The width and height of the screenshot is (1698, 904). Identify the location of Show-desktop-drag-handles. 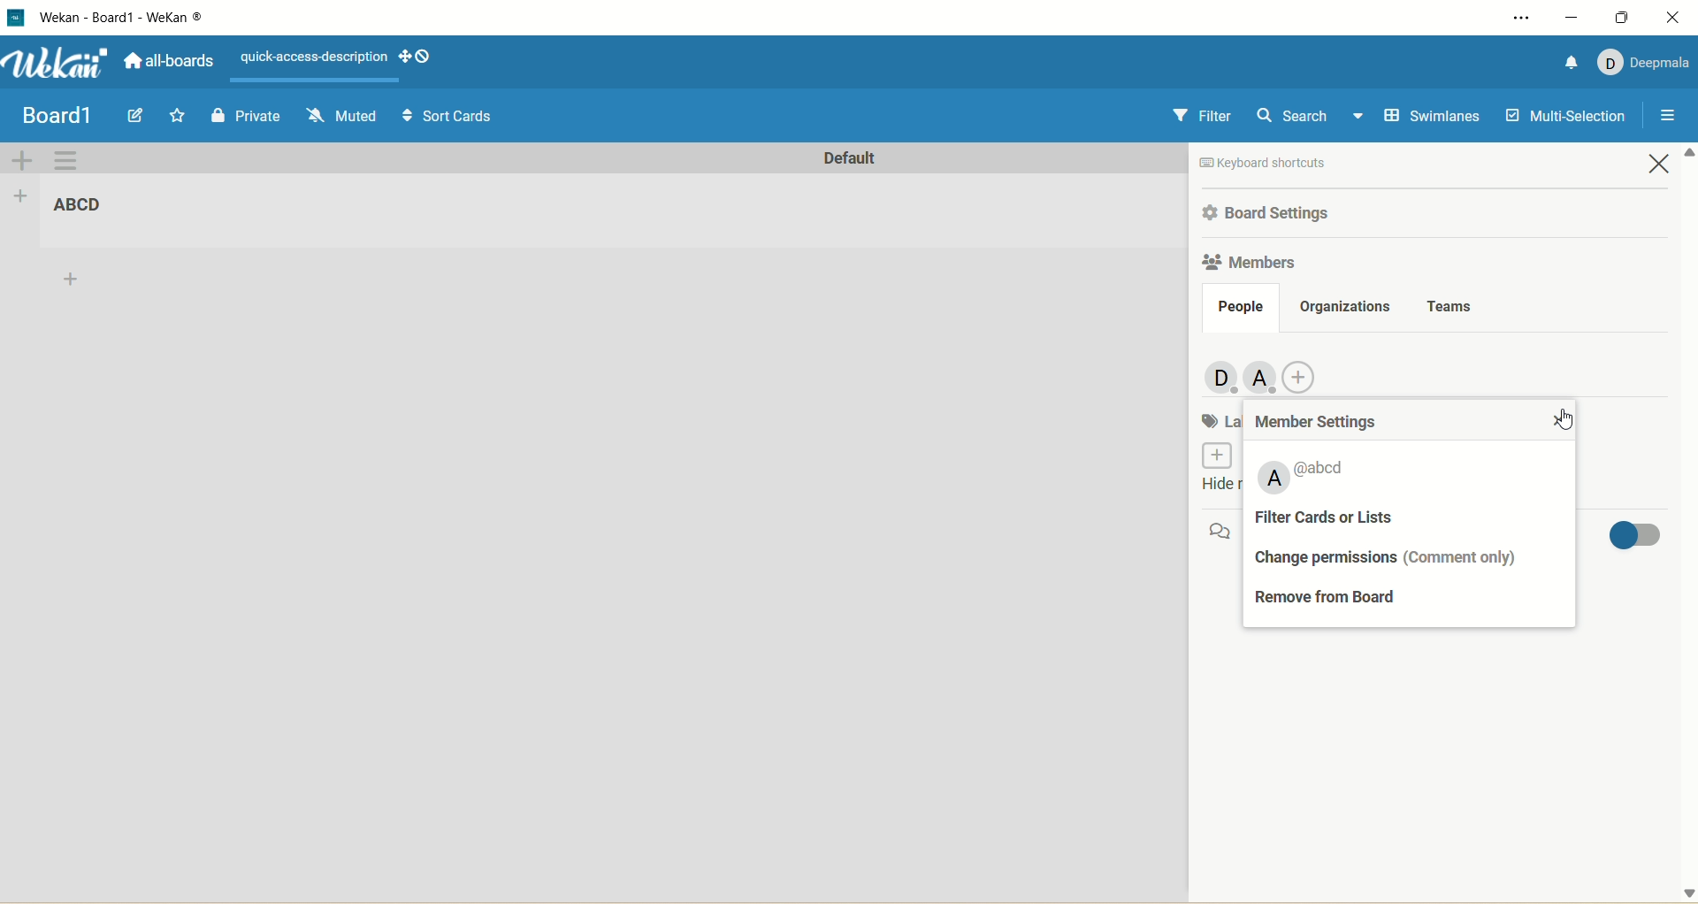
(426, 57).